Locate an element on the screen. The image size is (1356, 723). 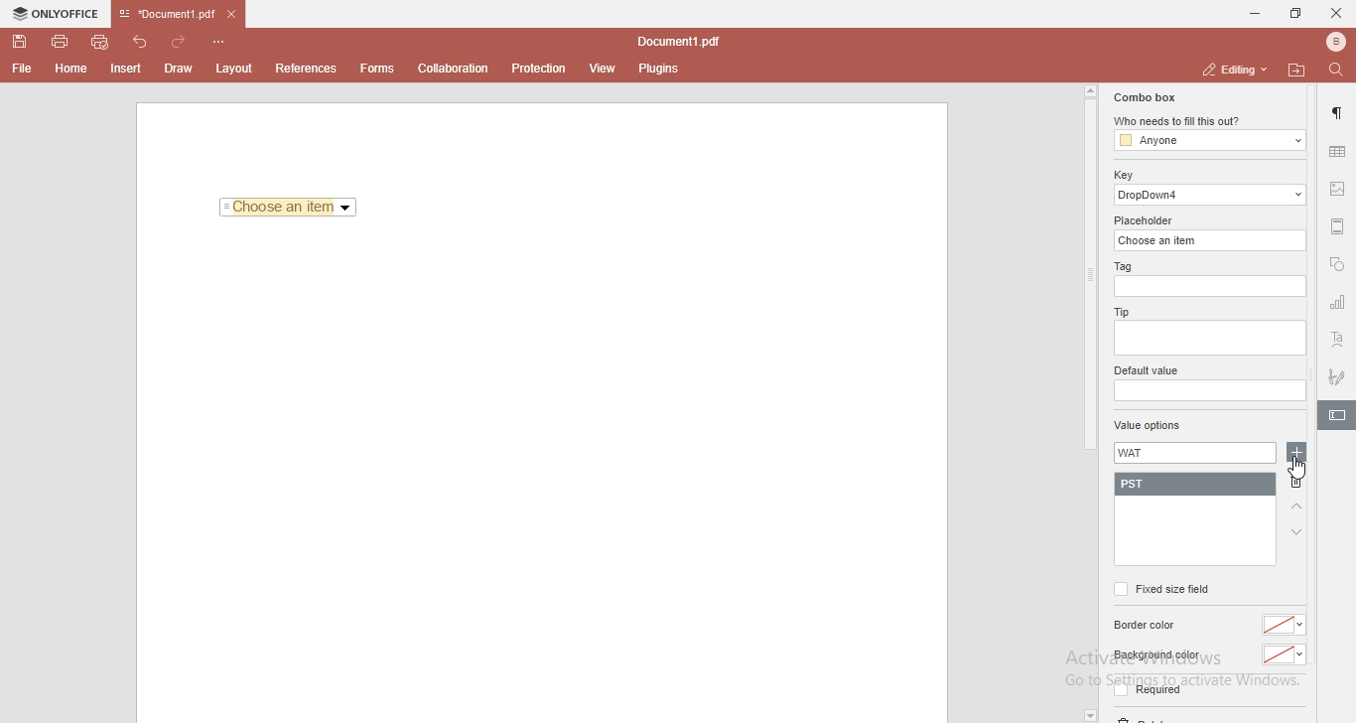
empty box is located at coordinates (1212, 287).